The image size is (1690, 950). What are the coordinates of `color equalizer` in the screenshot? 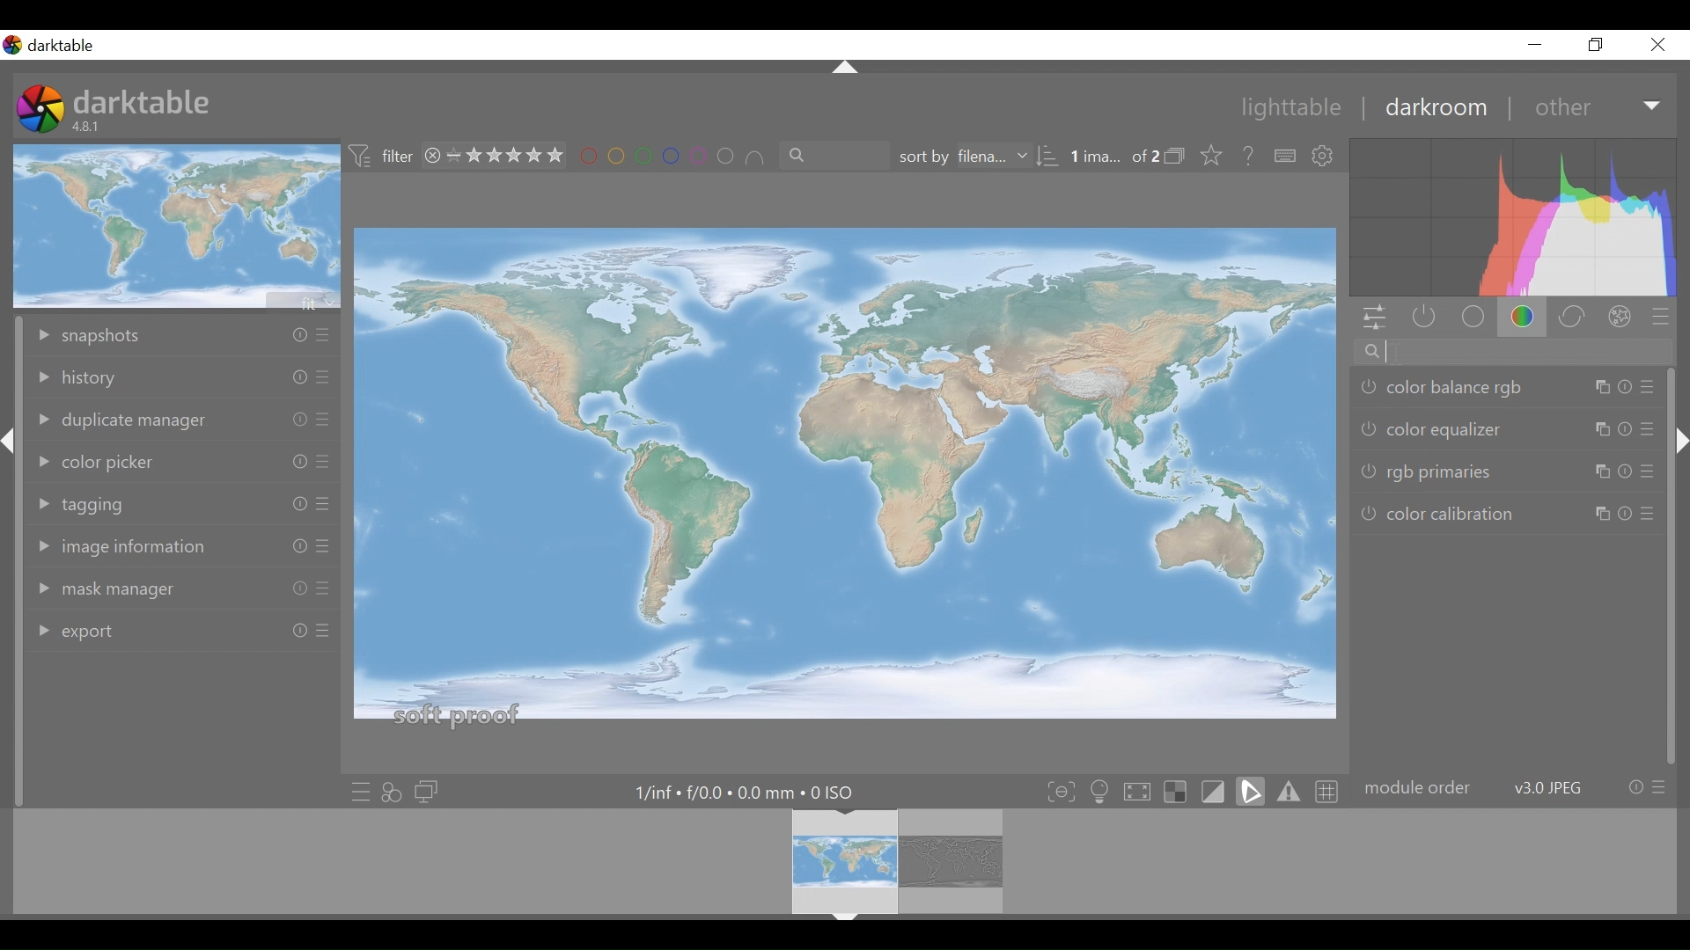 It's located at (1507, 428).